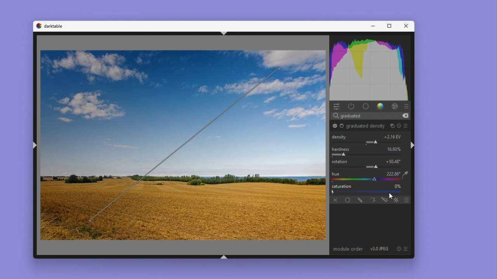 This screenshot has width=497, height=279. I want to click on Hardness, so click(340, 148).